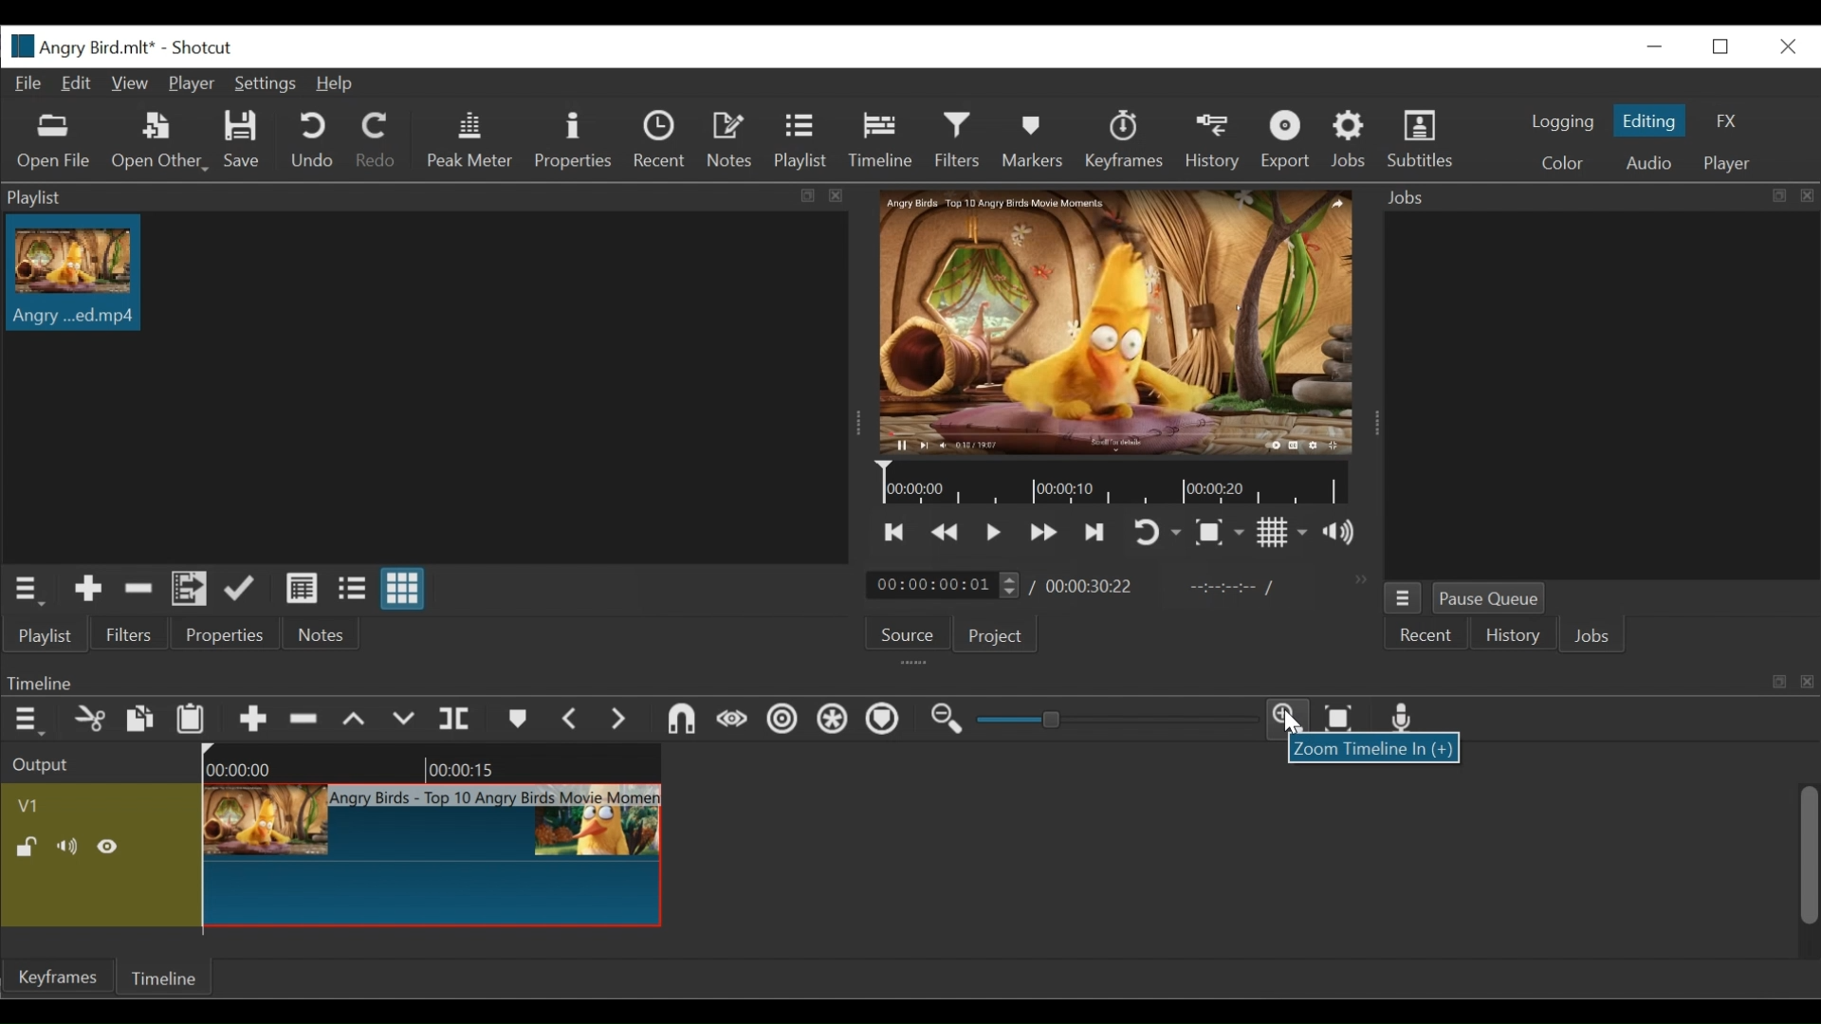 Image resolution: width=1821 pixels, height=1024 pixels. What do you see at coordinates (1492, 596) in the screenshot?
I see `Pause Queue` at bounding box center [1492, 596].